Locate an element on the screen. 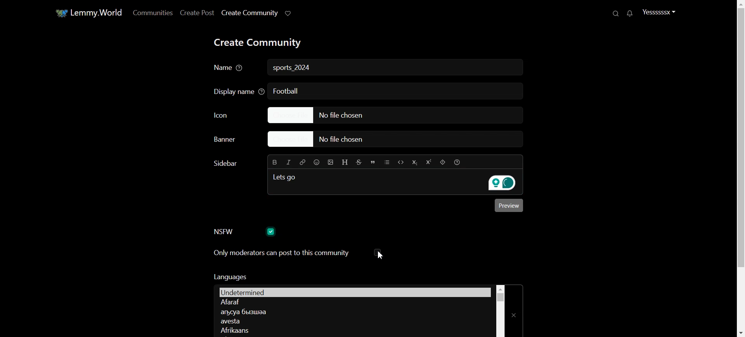 The image size is (745, 337). Display name is located at coordinates (236, 91).